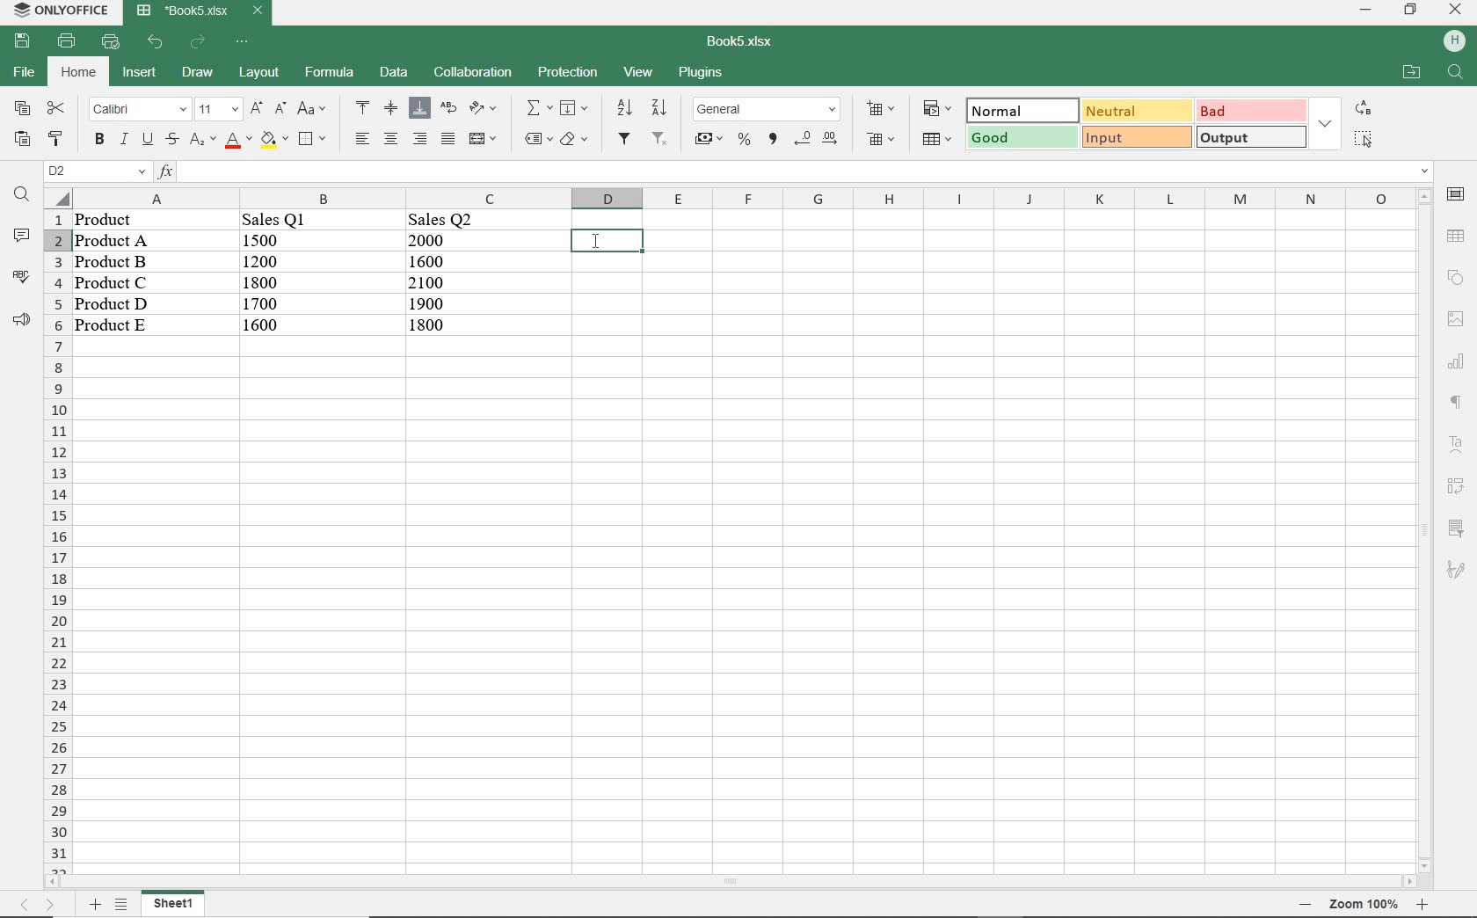 Image resolution: width=1477 pixels, height=918 pixels. What do you see at coordinates (1327, 123) in the screenshot?
I see `expand` at bounding box center [1327, 123].